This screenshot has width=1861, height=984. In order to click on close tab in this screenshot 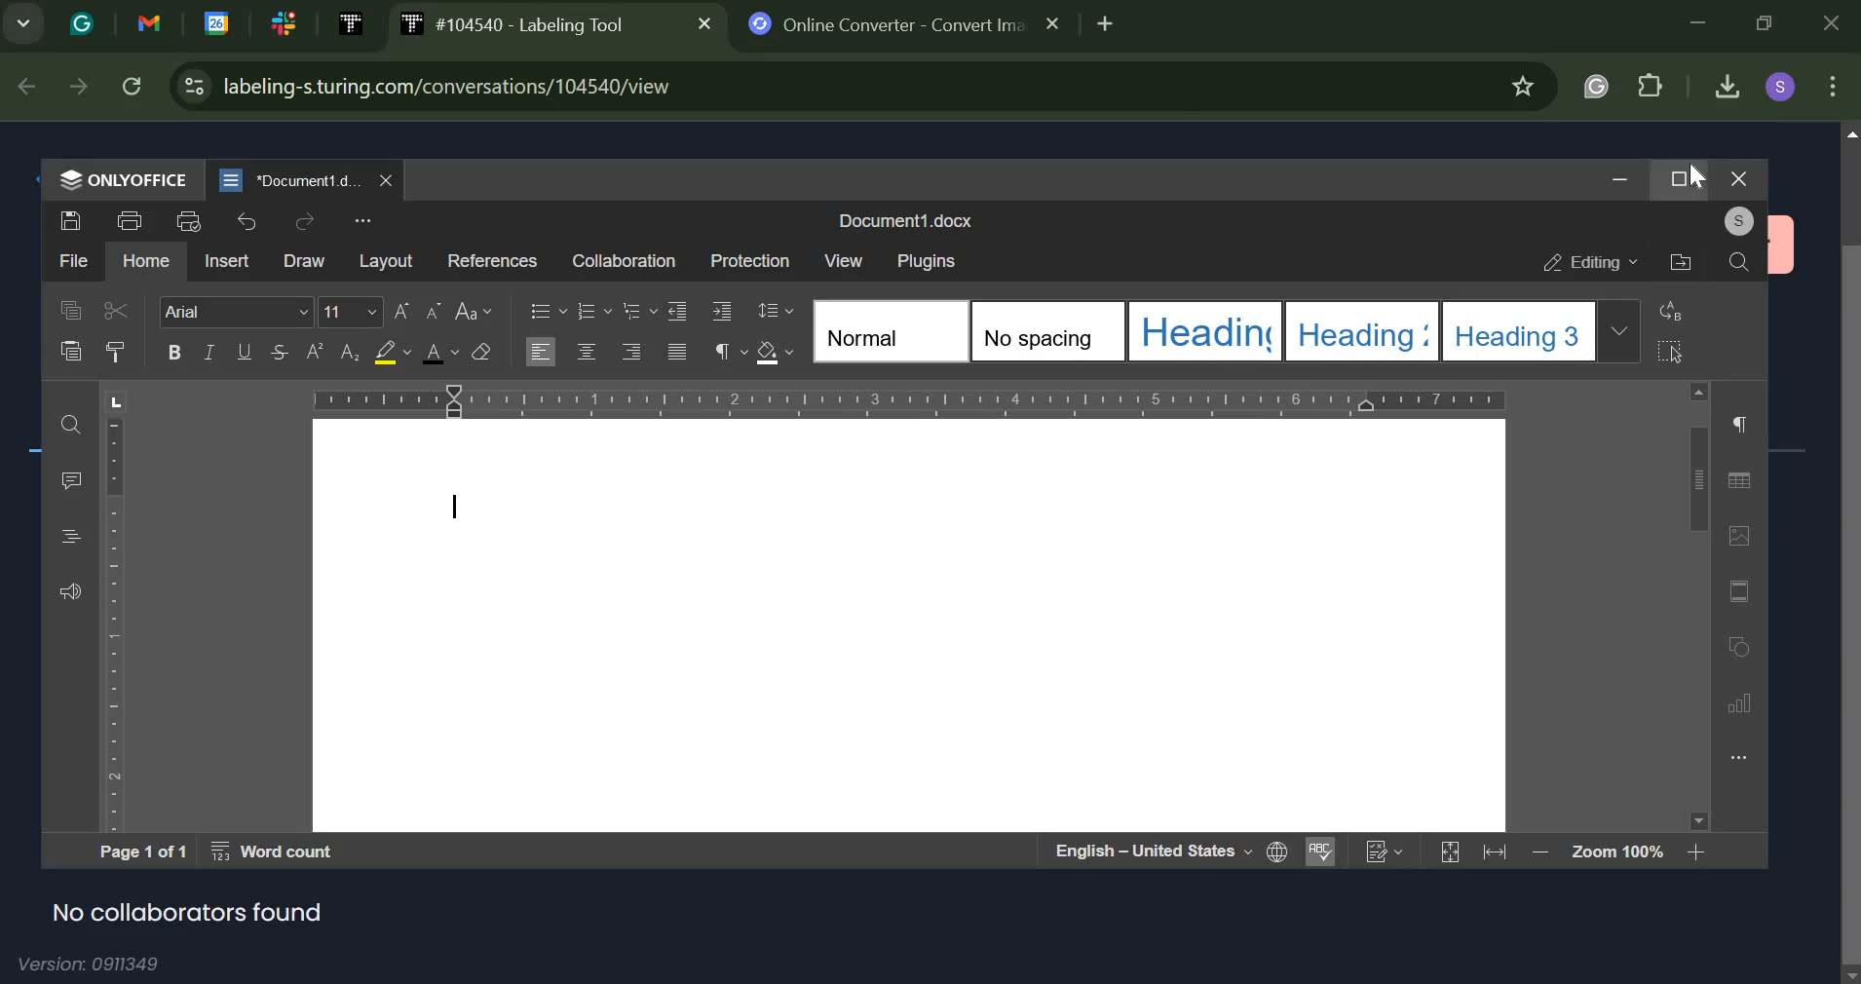, I will do `click(704, 23)`.